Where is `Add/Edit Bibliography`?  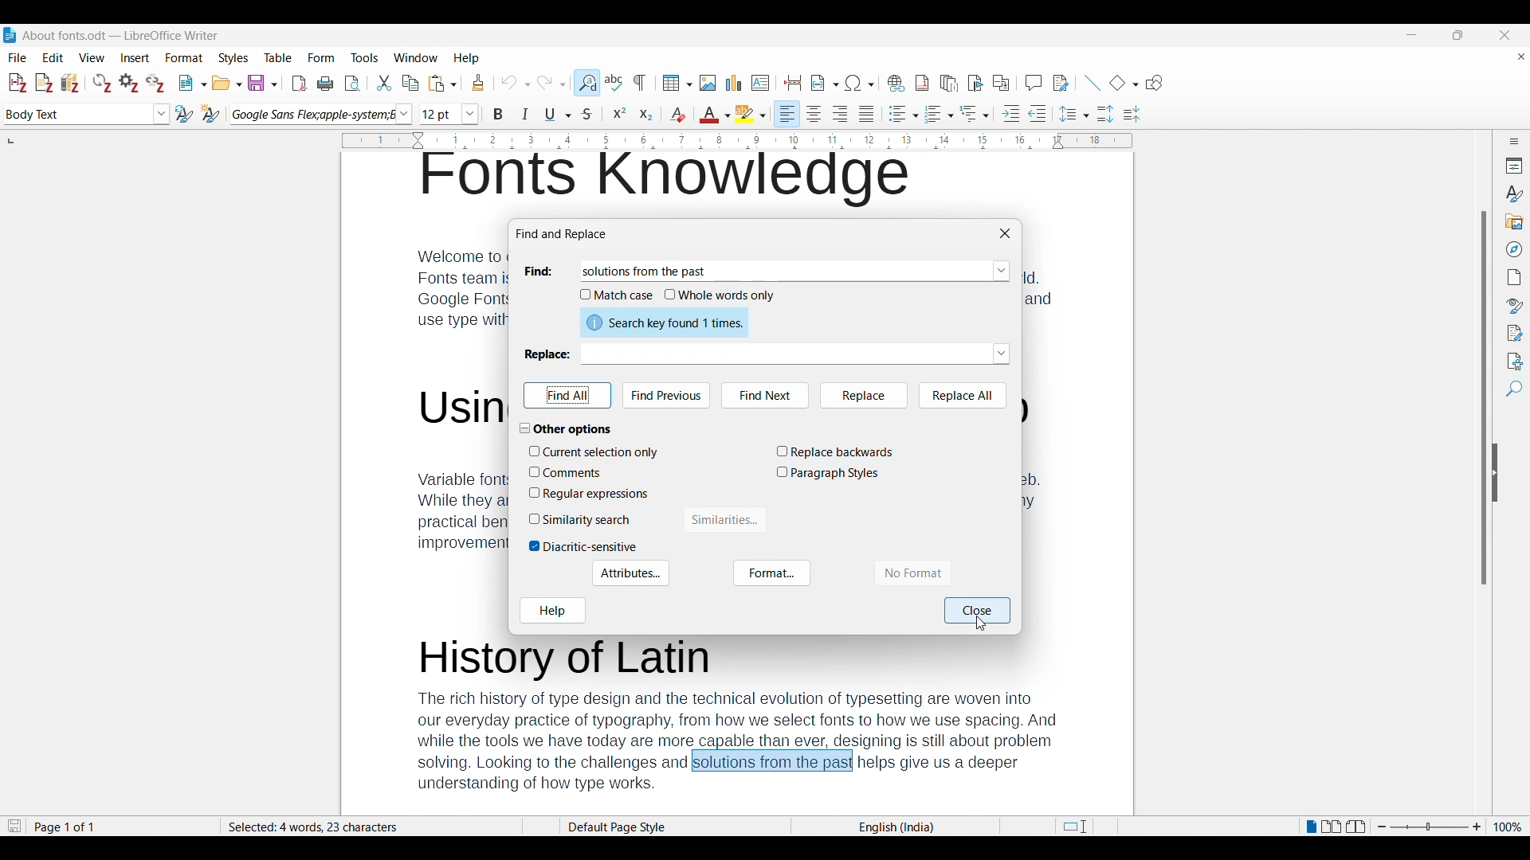 Add/Edit Bibliography is located at coordinates (70, 83).